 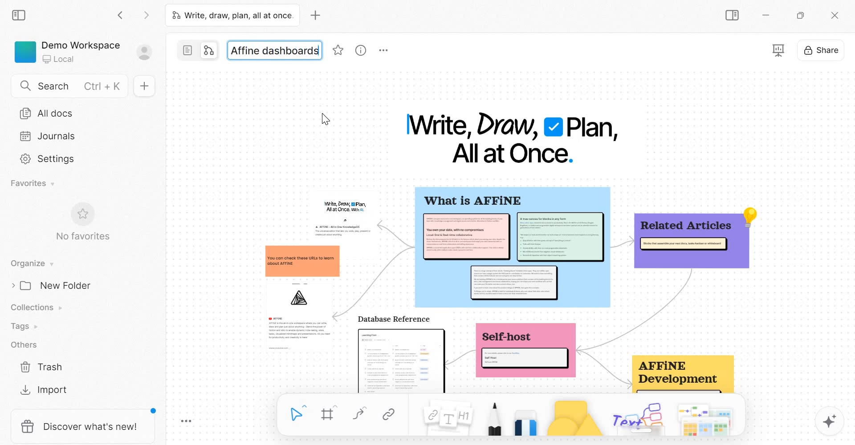 I want to click on Others, so click(x=23, y=345).